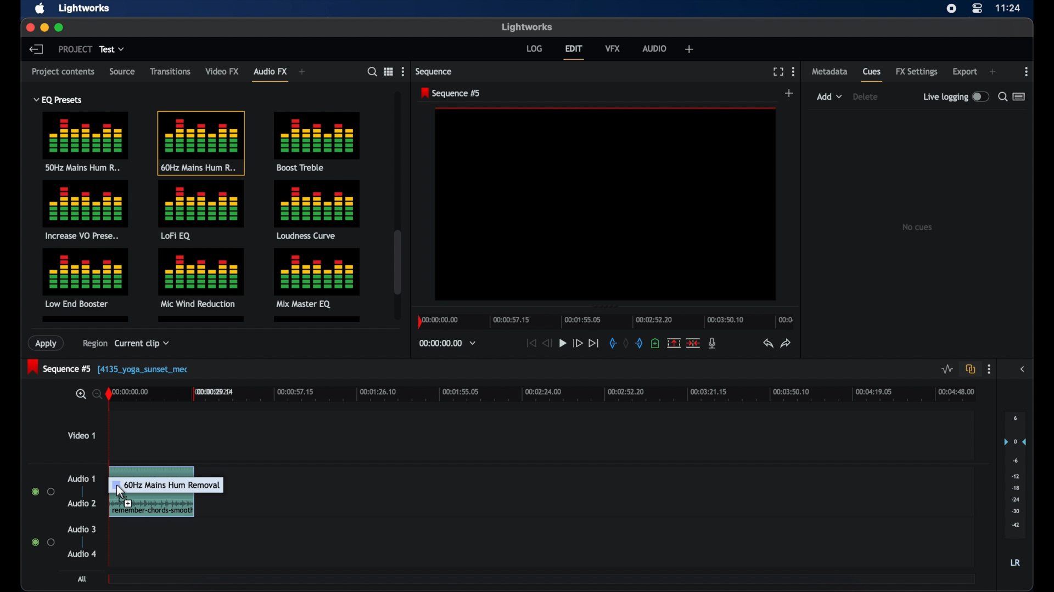 This screenshot has width=1054, height=592. I want to click on out mark, so click(639, 343).